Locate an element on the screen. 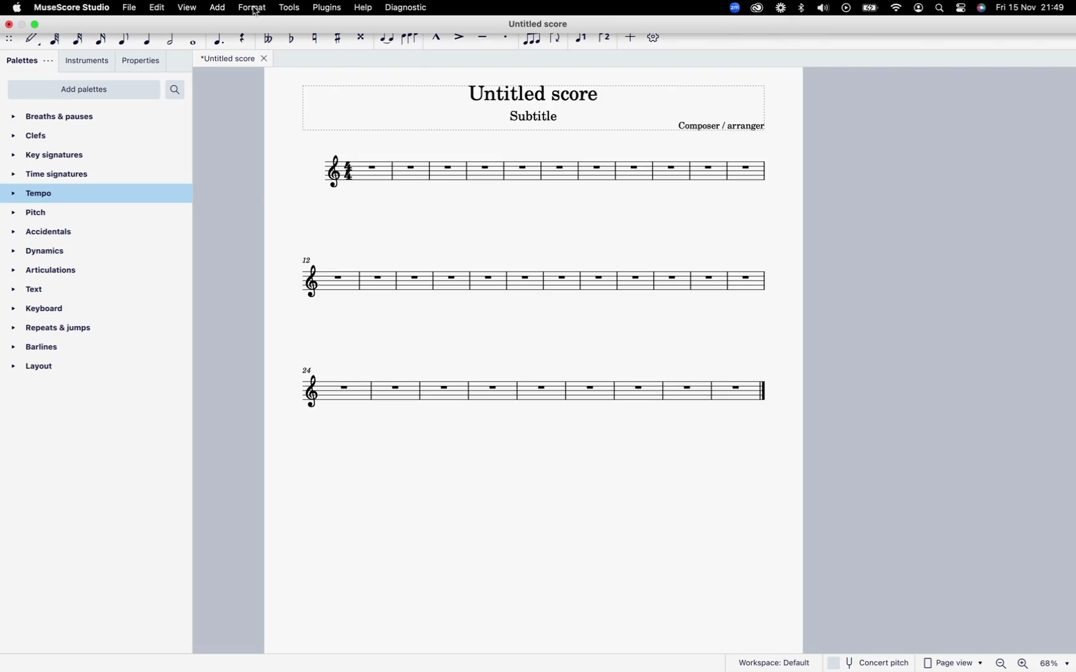 This screenshot has height=672, width=1076. voice 2 is located at coordinates (606, 37).